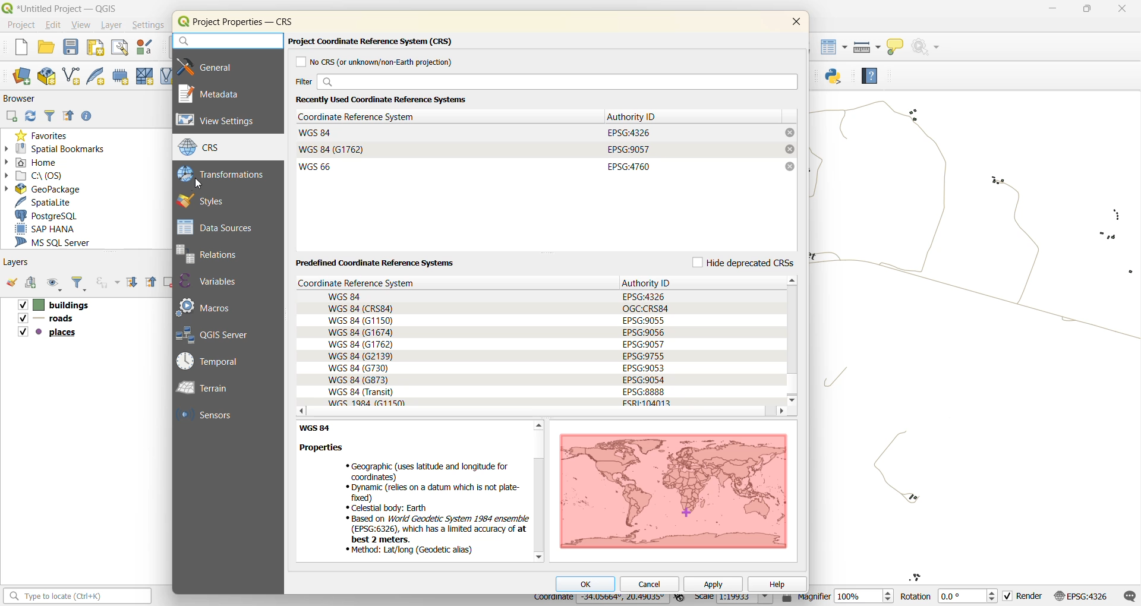 The image size is (1141, 606). Describe the element at coordinates (645, 355) in the screenshot. I see `EPSG:9755` at that location.